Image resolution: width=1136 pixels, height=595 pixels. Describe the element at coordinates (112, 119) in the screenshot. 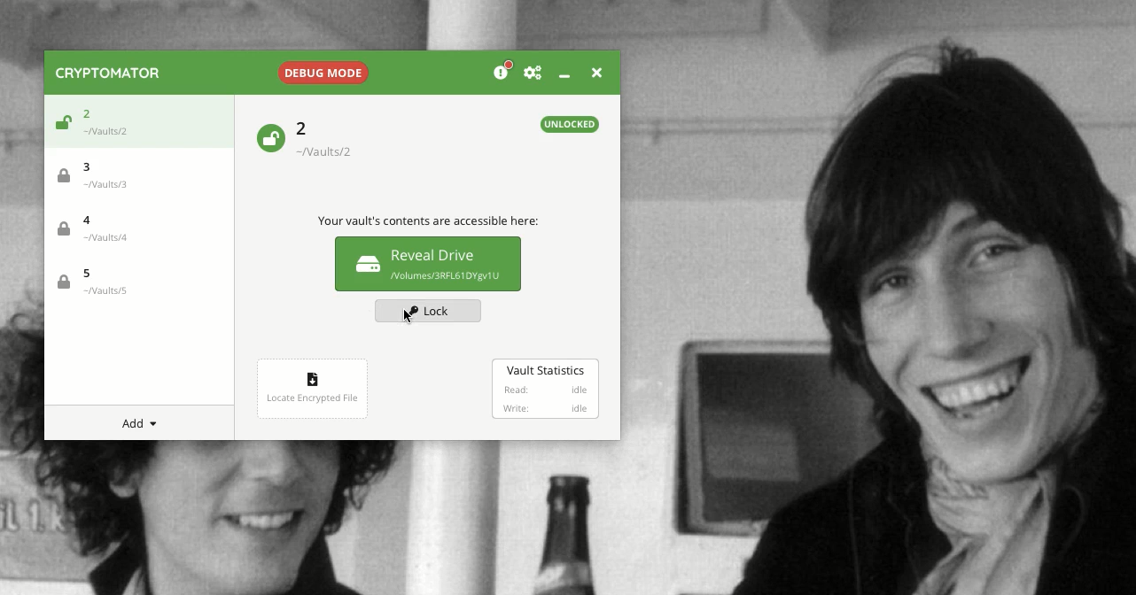

I see `Vault 2` at that location.